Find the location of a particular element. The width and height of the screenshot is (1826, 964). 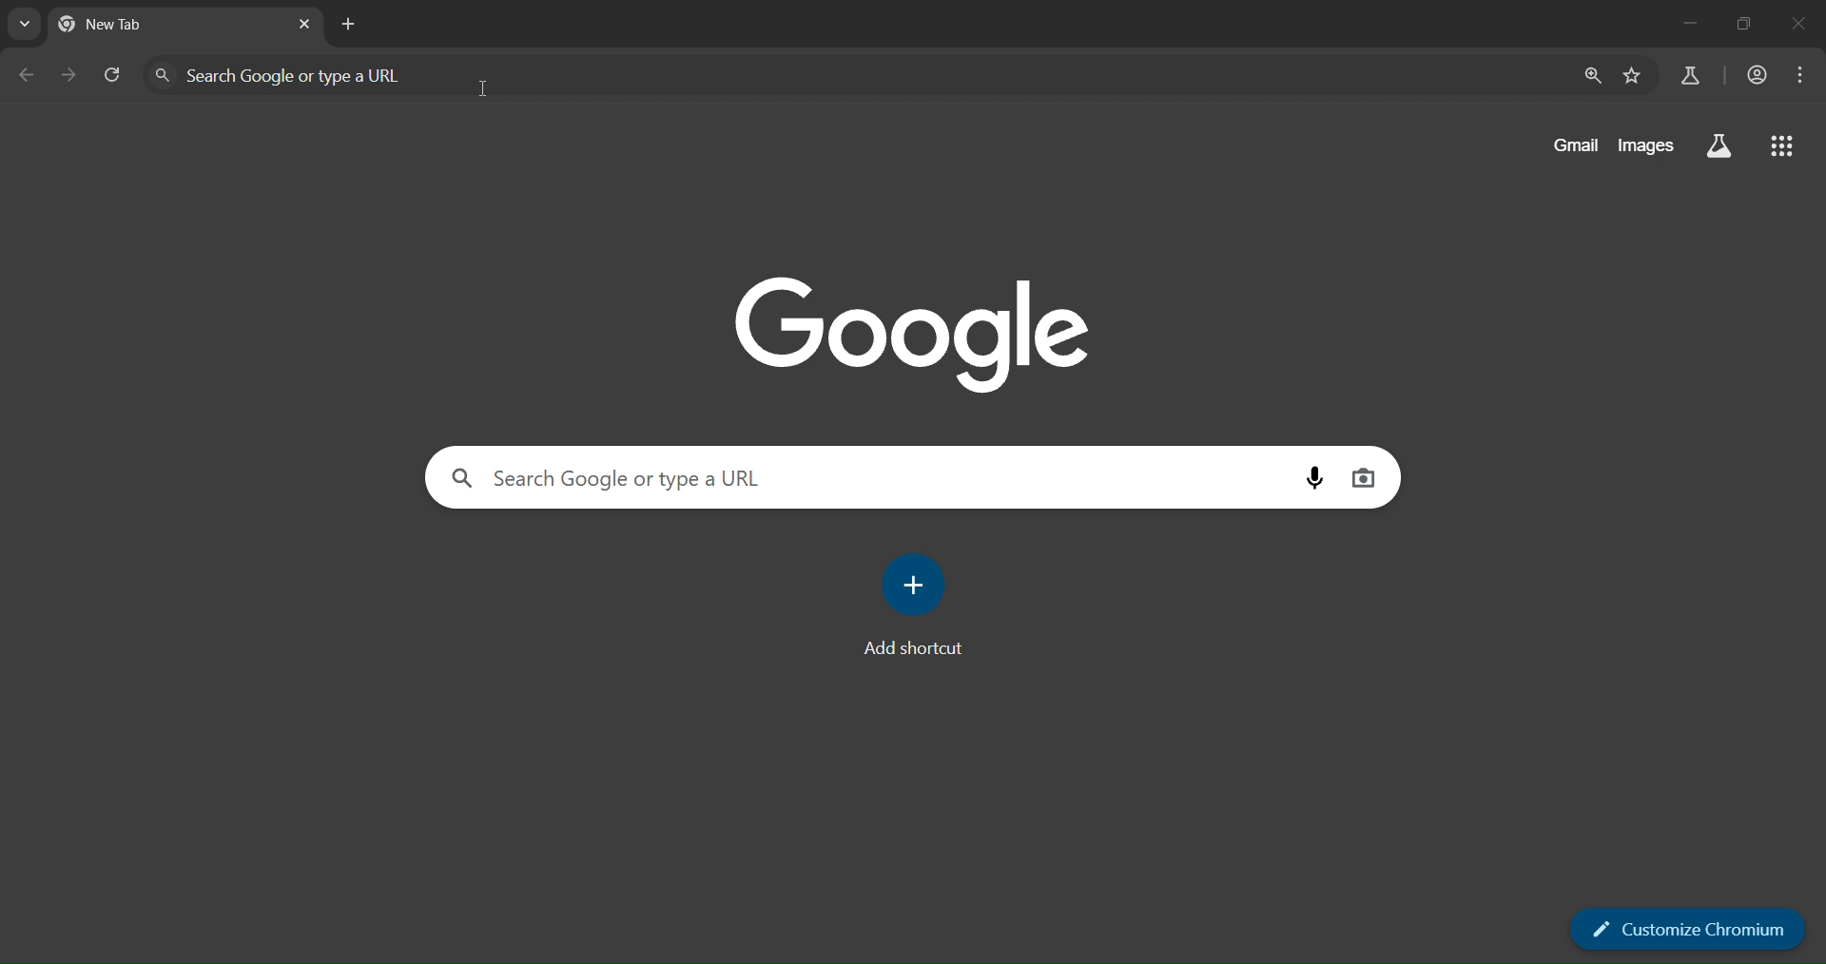

zoom is located at coordinates (1593, 76).